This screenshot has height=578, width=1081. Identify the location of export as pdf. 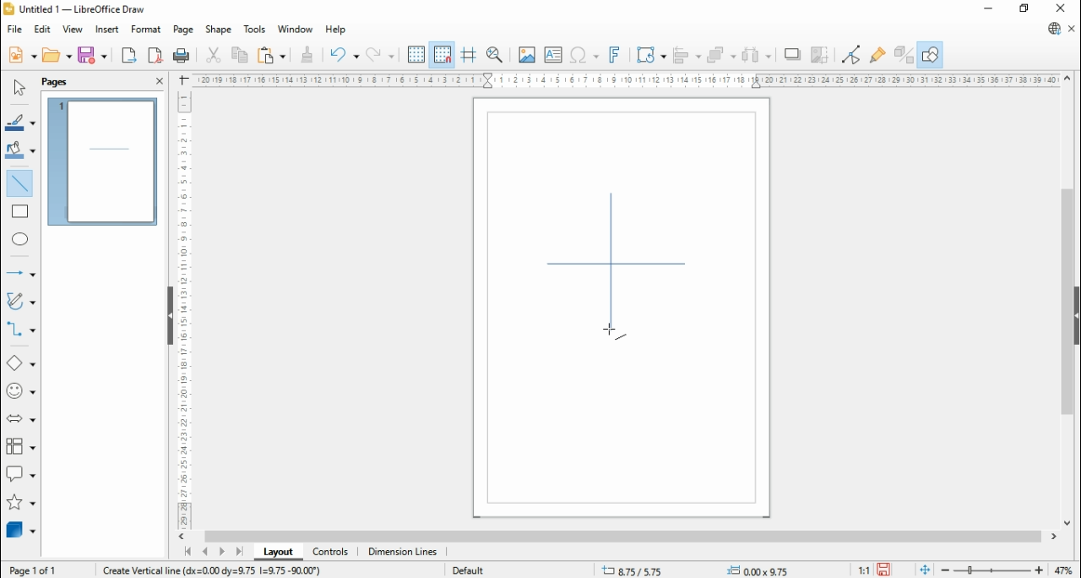
(156, 56).